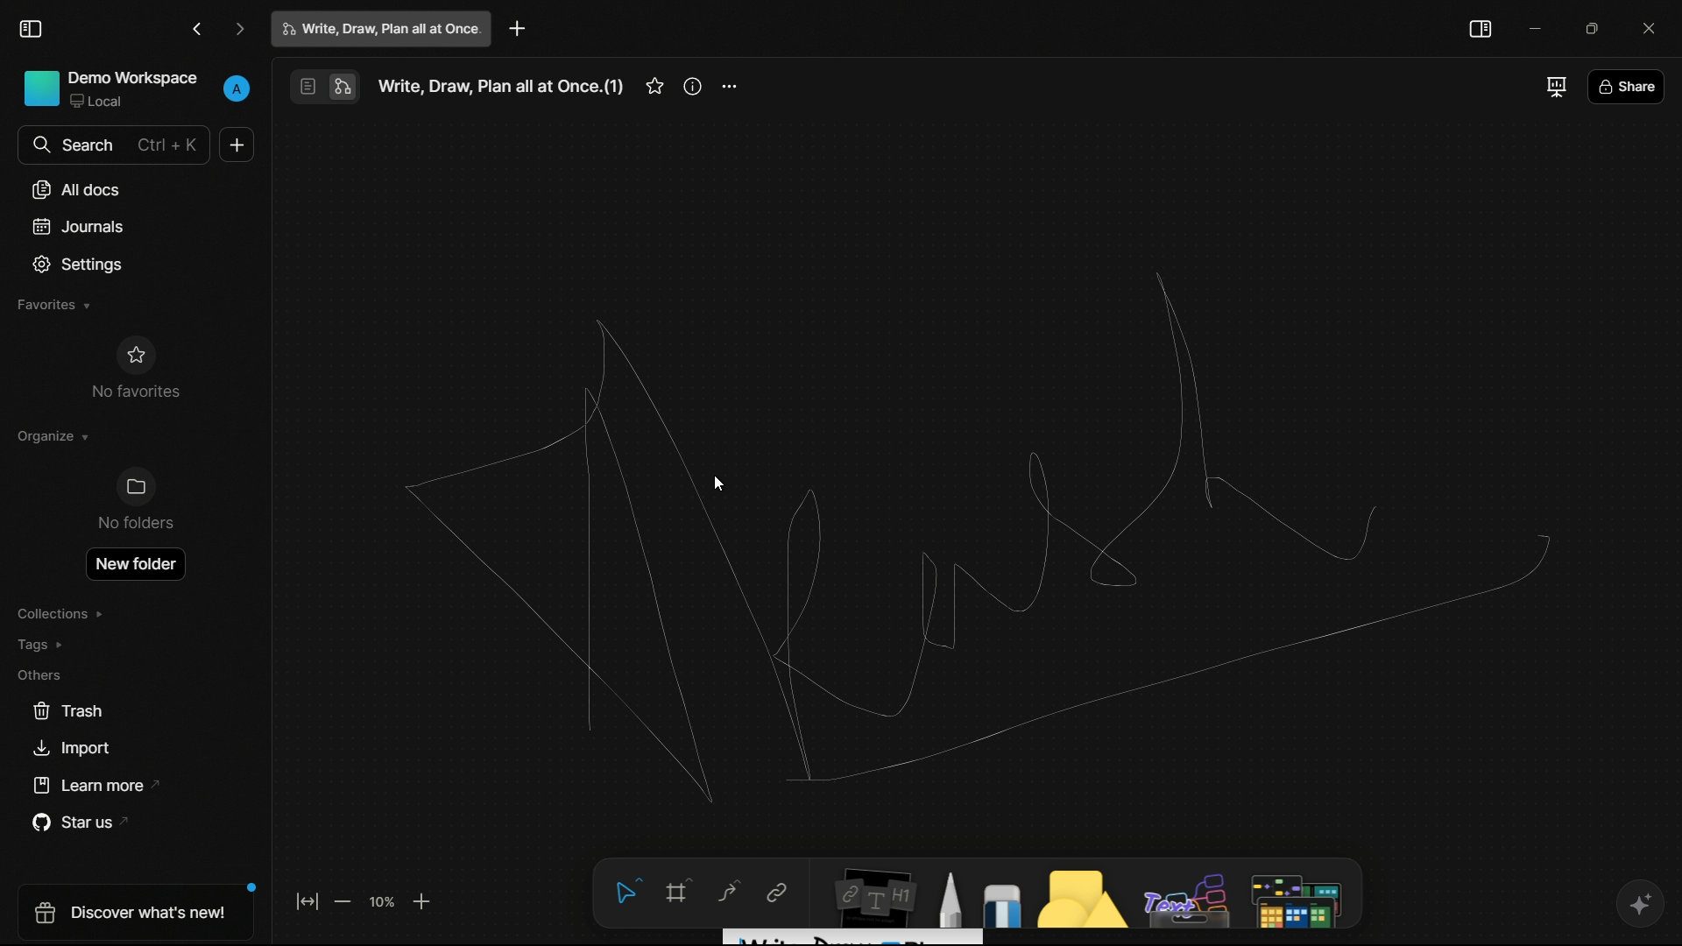 Image resolution: width=1682 pixels, height=946 pixels. What do you see at coordinates (345, 88) in the screenshot?
I see `edgeless mode` at bounding box center [345, 88].